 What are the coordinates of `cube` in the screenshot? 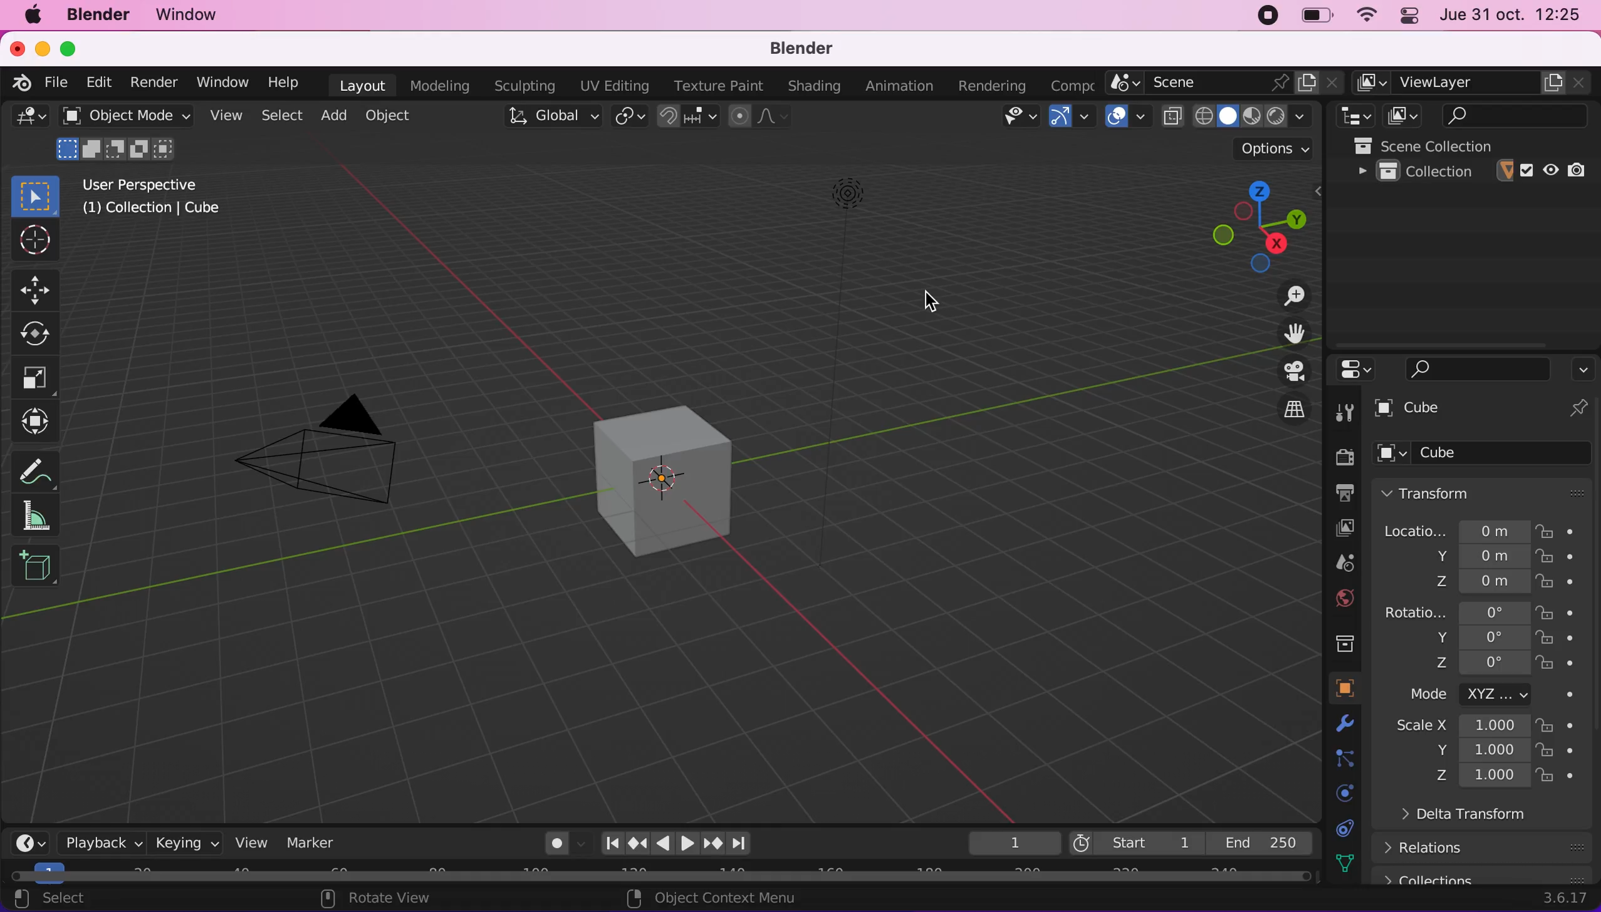 It's located at (1485, 455).